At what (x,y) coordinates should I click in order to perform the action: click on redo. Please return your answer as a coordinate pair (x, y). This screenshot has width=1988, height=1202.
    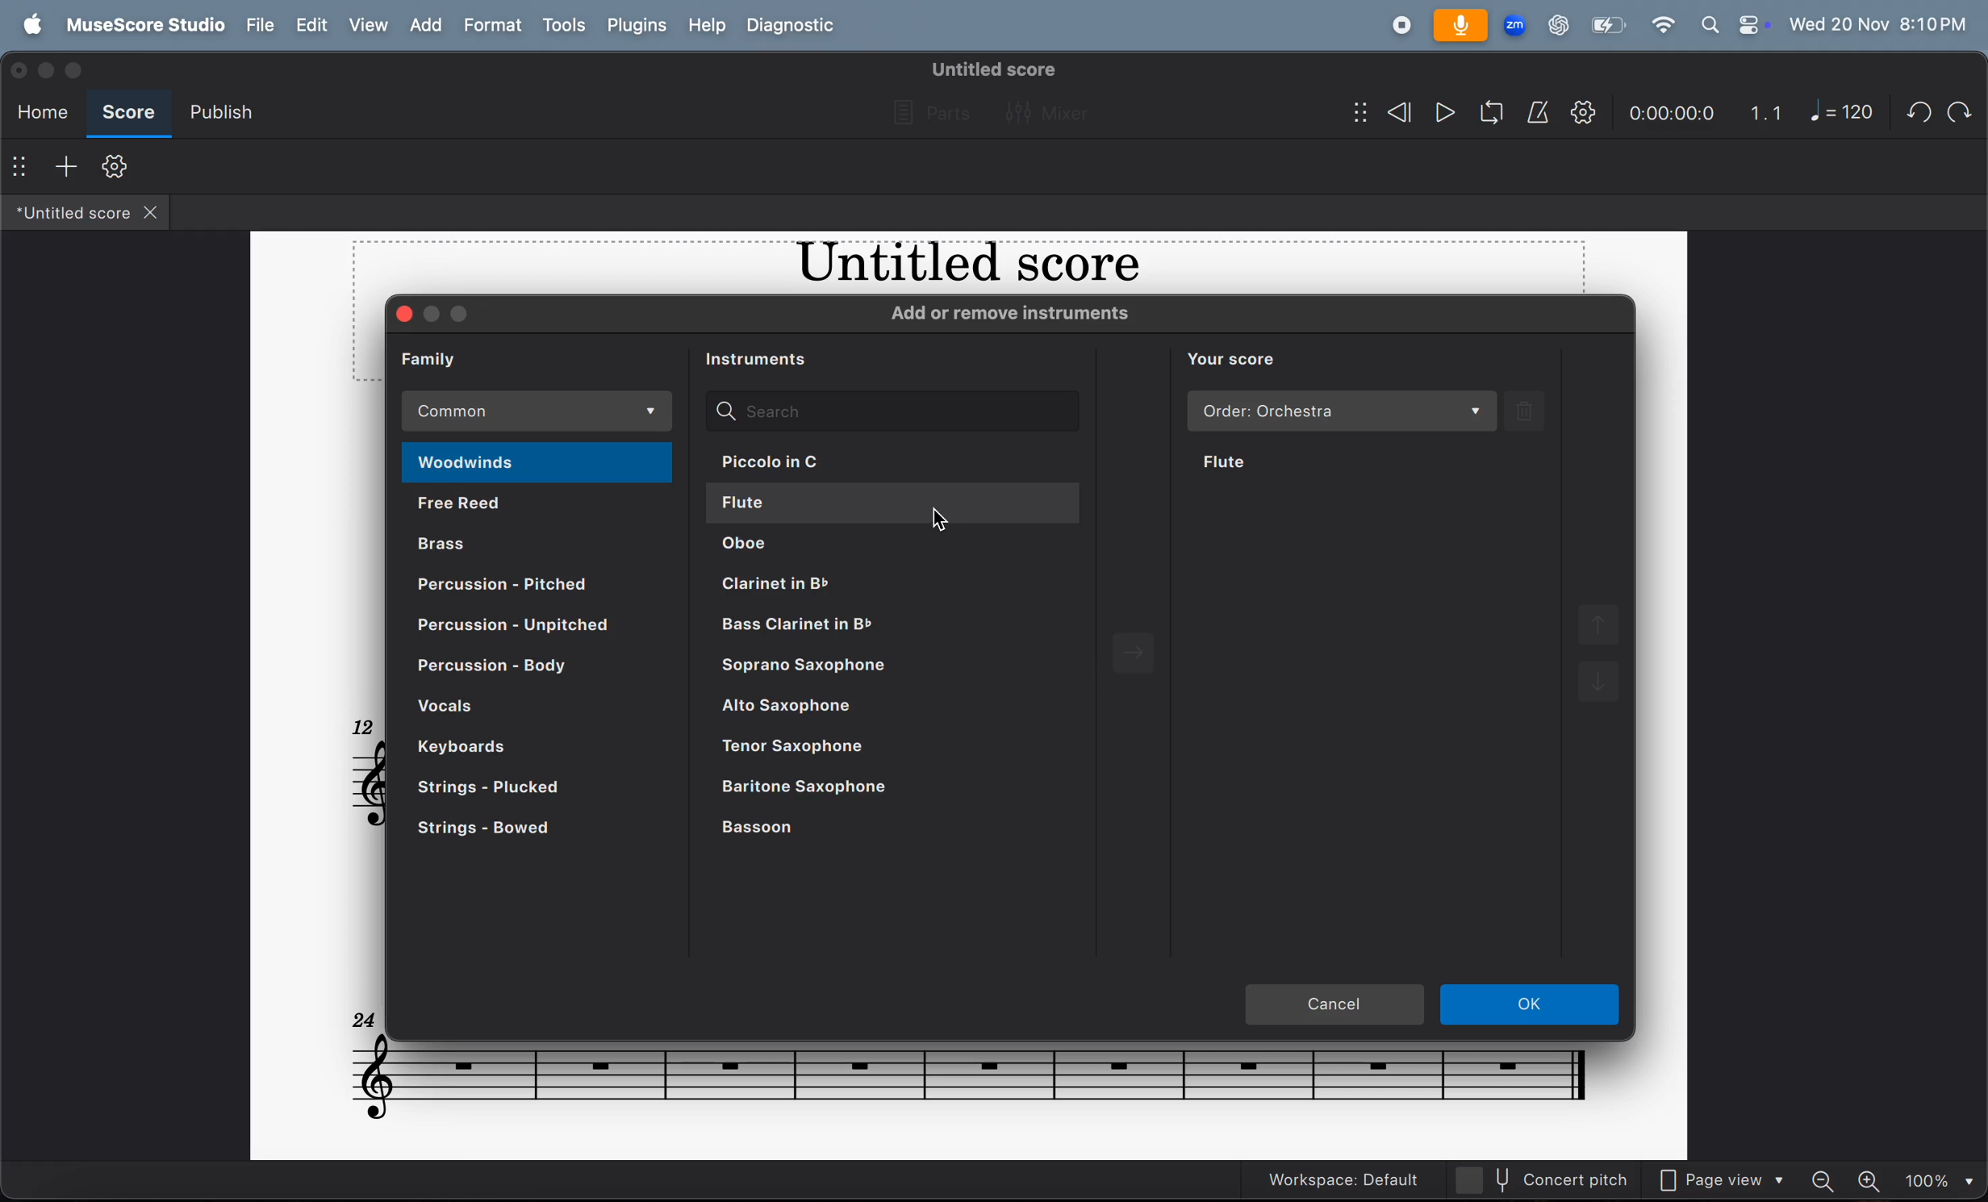
    Looking at the image, I should click on (1956, 109).